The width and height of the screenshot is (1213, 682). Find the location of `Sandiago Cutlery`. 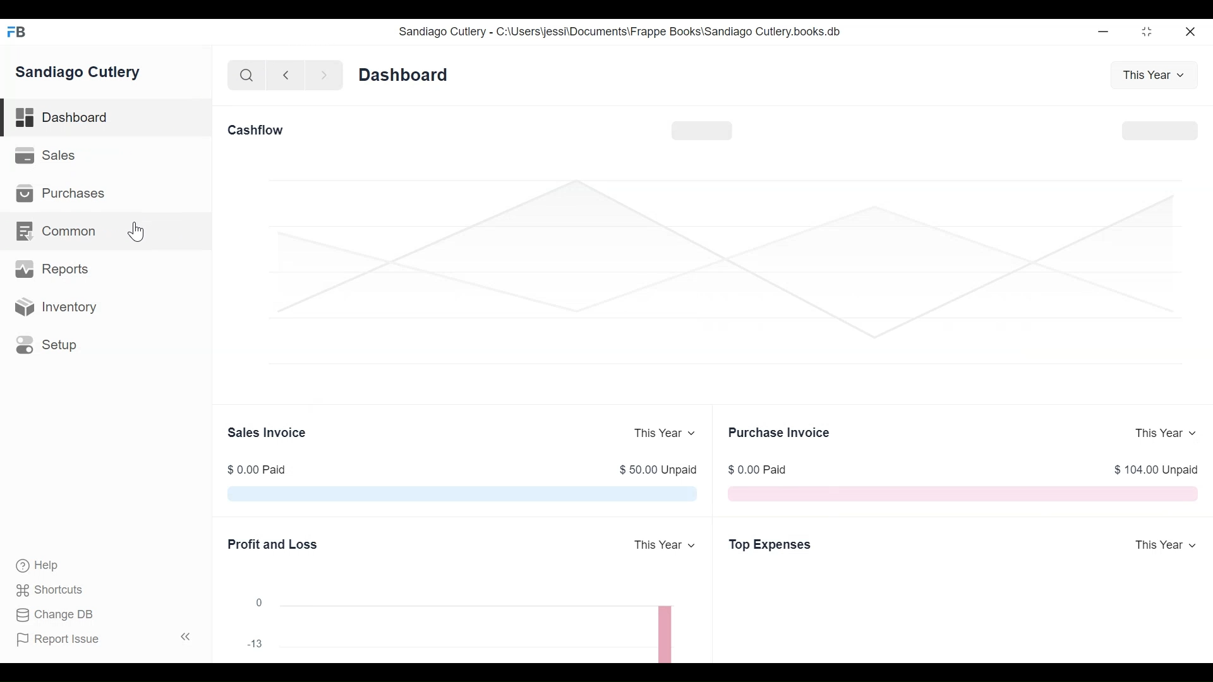

Sandiago Cutlery is located at coordinates (80, 73).